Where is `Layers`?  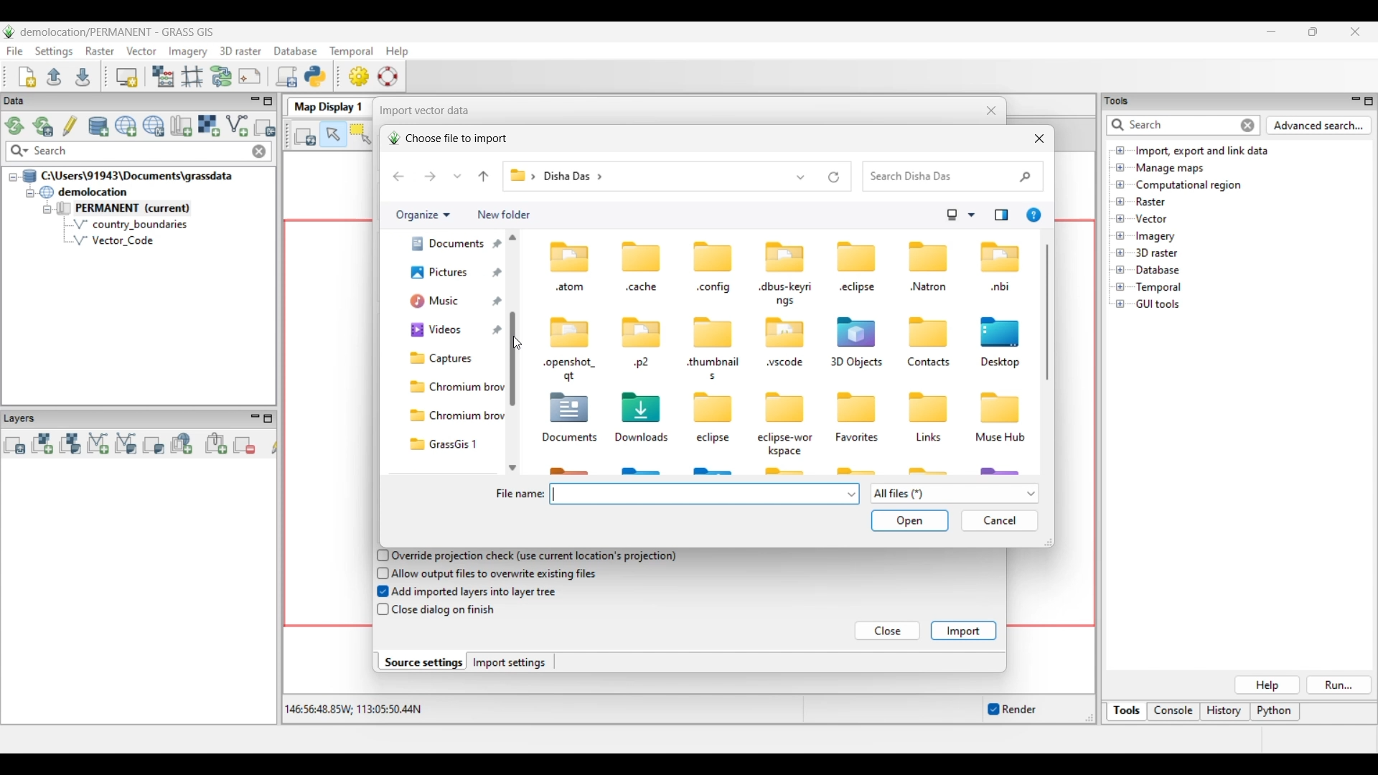
Layers is located at coordinates (23, 418).